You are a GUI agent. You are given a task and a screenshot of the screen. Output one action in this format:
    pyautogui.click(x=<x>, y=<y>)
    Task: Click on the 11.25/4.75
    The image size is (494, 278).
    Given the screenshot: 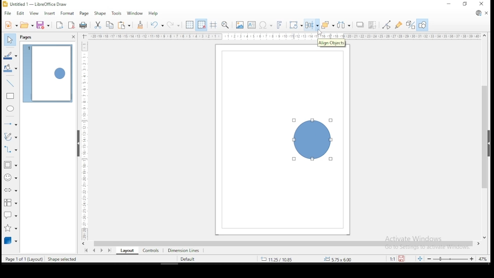 What is the action you would take?
    pyautogui.click(x=277, y=259)
    